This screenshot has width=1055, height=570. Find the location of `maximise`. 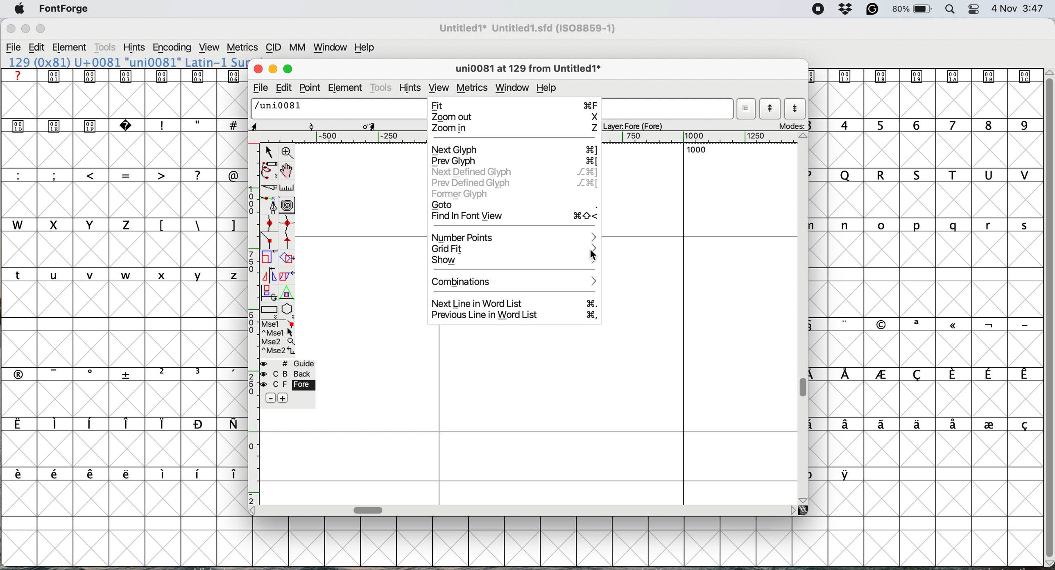

maximise is located at coordinates (288, 69).